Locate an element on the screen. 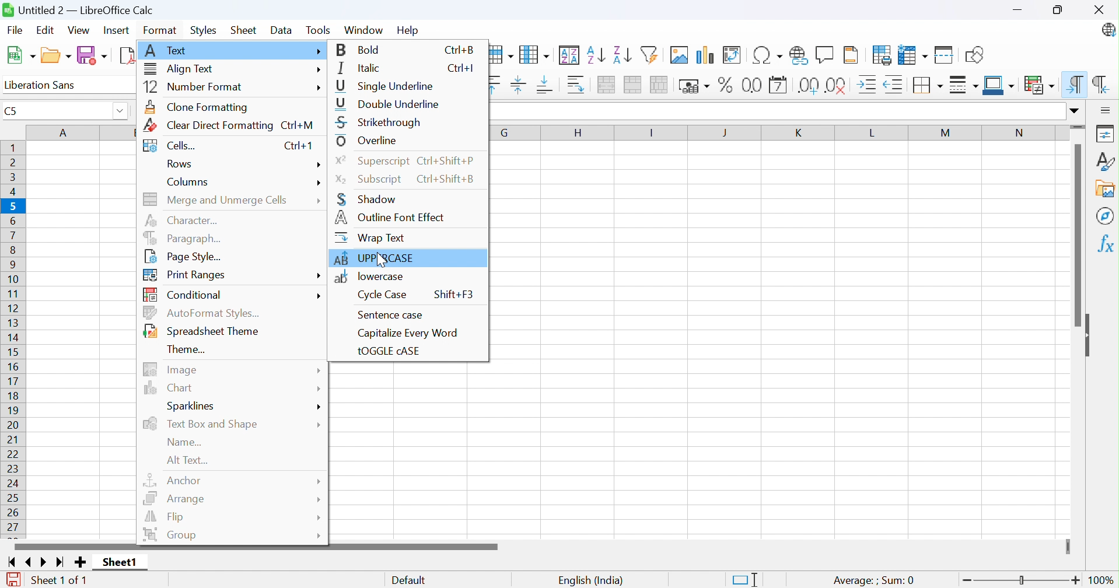  Strikethrough is located at coordinates (382, 123).